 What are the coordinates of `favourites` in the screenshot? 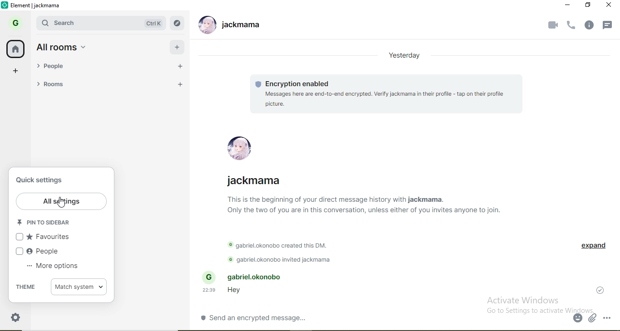 It's located at (50, 237).